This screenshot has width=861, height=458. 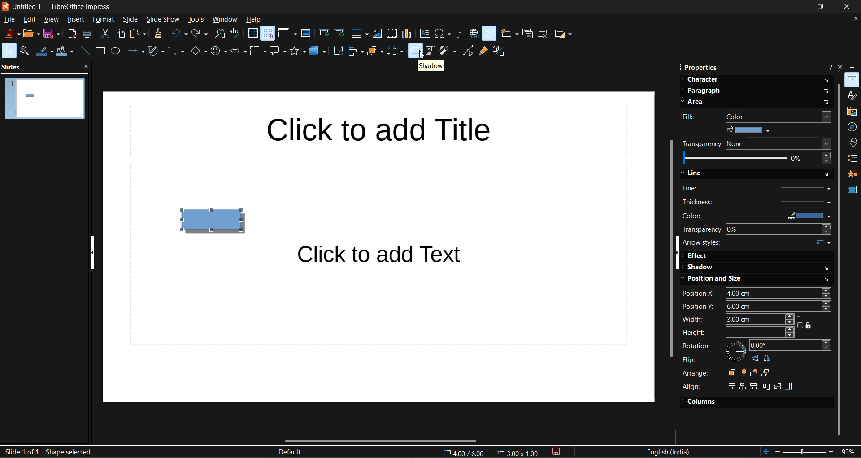 I want to click on shape selected, so click(x=69, y=451).